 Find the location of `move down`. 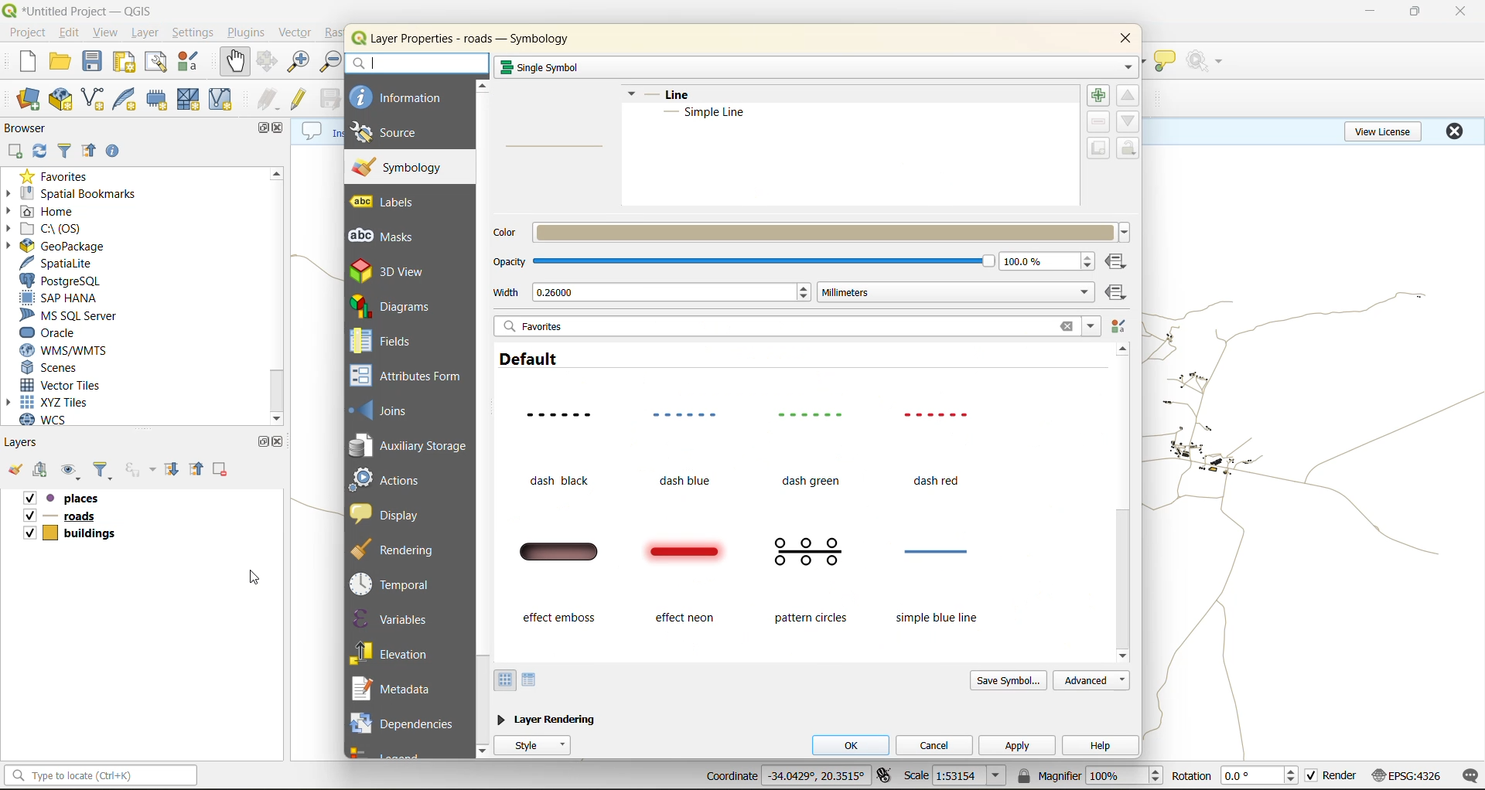

move down is located at coordinates (1130, 122).